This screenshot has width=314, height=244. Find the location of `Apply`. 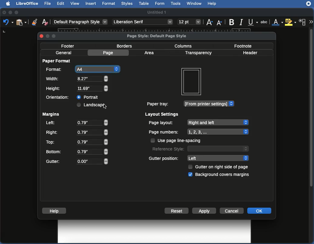

Apply is located at coordinates (205, 211).